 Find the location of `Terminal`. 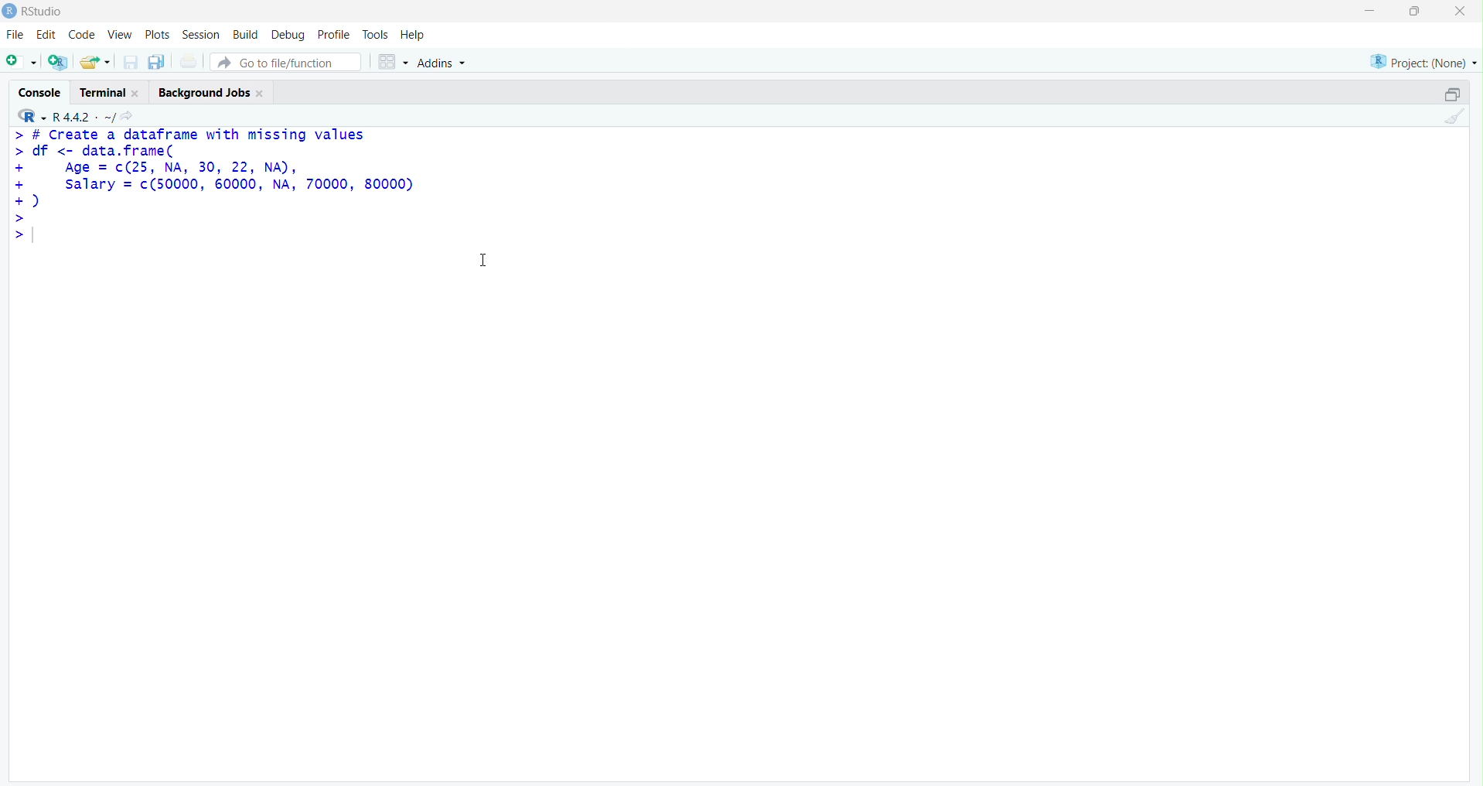

Terminal is located at coordinates (107, 90).